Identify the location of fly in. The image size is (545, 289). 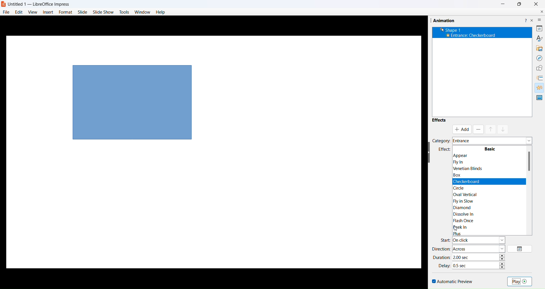
(461, 162).